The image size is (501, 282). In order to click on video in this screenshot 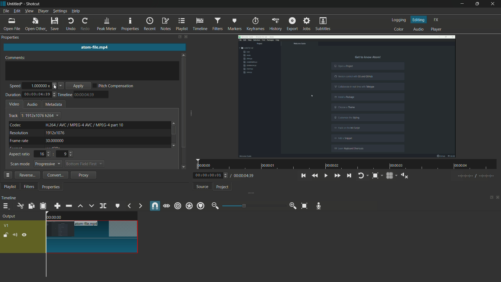, I will do `click(15, 104)`.